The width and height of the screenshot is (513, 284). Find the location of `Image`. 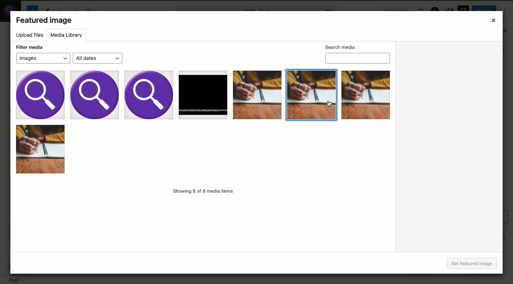

Image is located at coordinates (41, 149).